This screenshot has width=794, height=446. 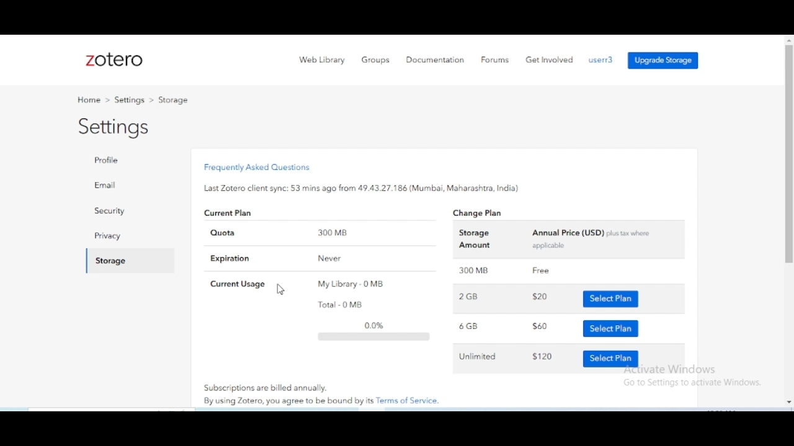 What do you see at coordinates (612, 328) in the screenshot?
I see `select plan` at bounding box center [612, 328].